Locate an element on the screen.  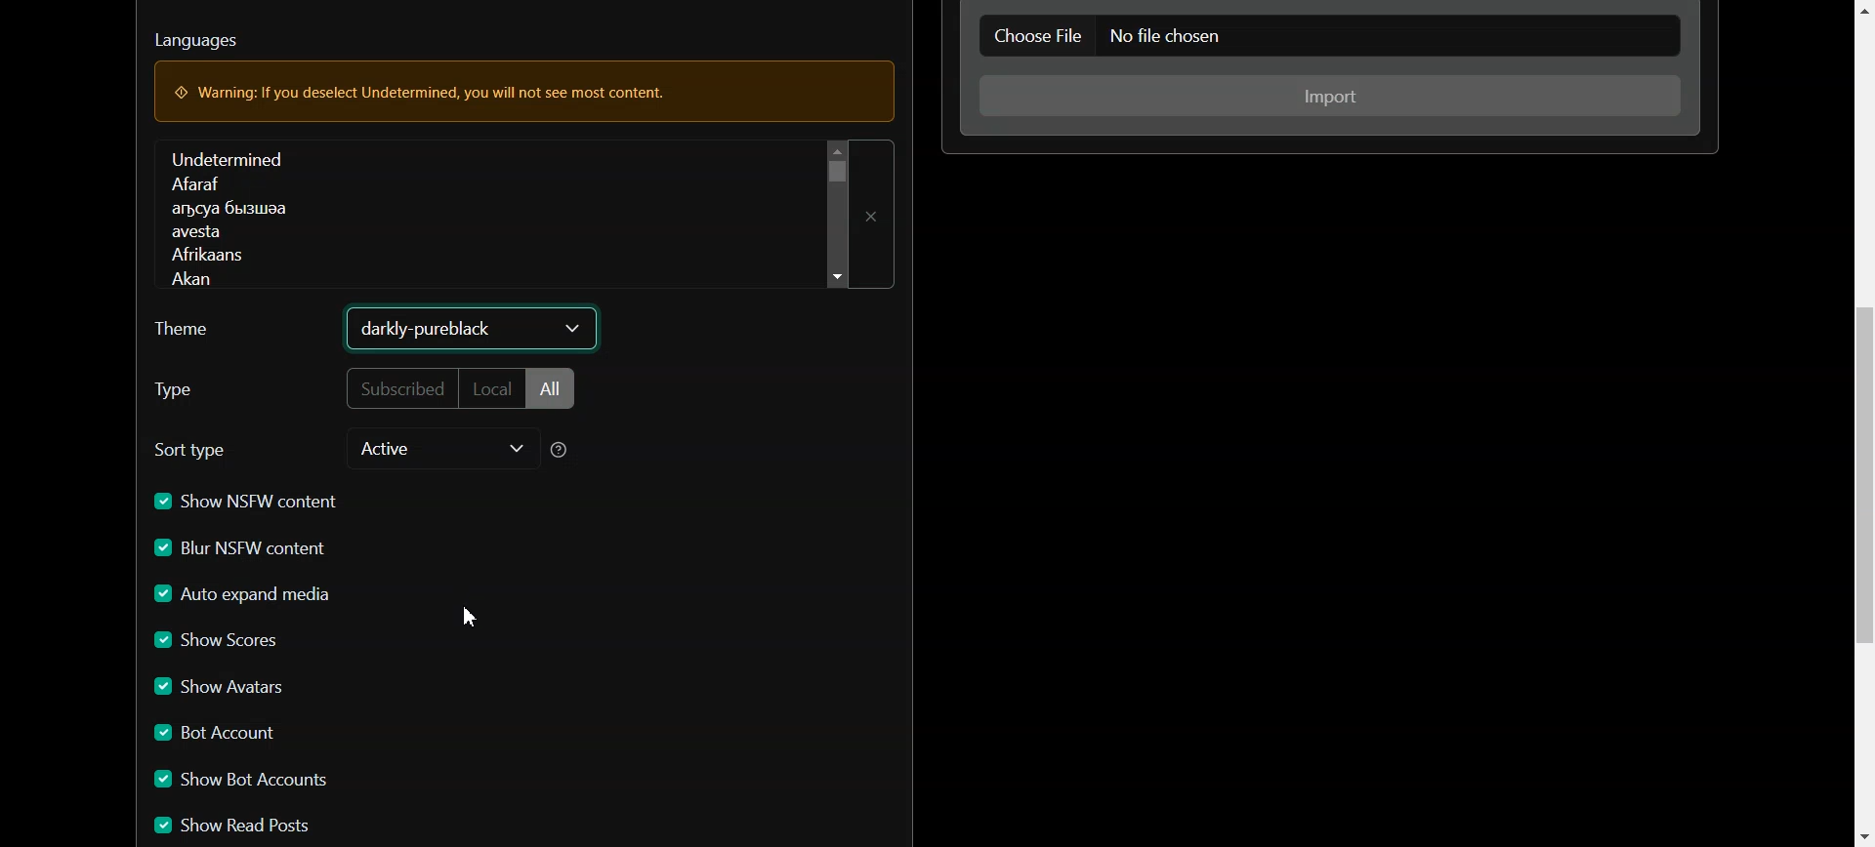
Active is located at coordinates (439, 451).